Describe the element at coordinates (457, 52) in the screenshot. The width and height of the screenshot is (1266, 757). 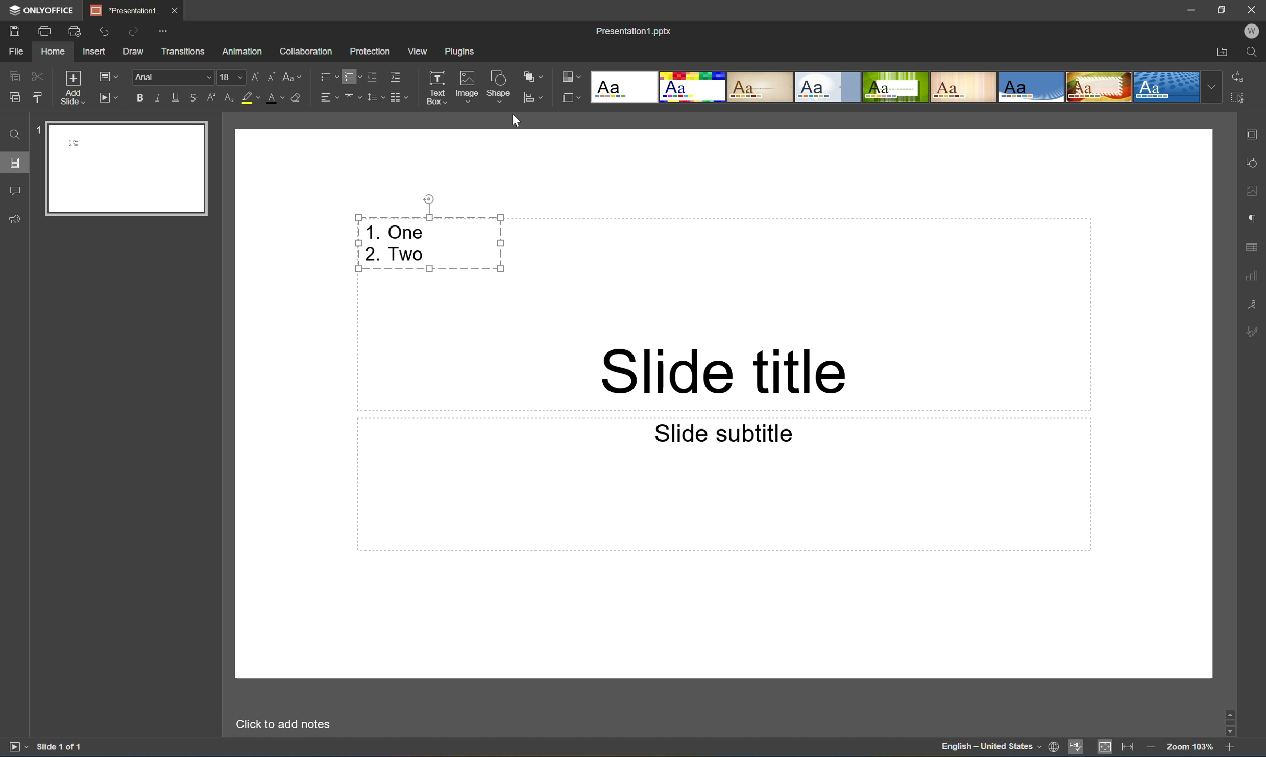
I see `Plugins` at that location.